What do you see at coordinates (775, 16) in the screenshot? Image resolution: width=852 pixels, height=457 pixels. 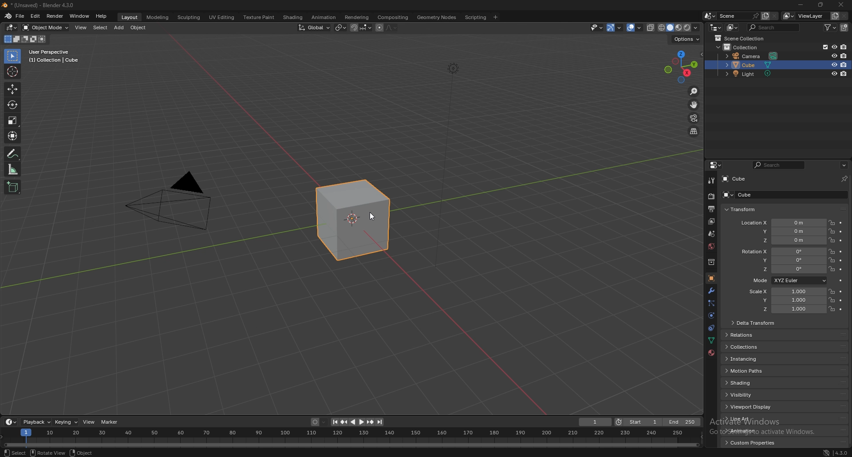 I see `delete scene` at bounding box center [775, 16].